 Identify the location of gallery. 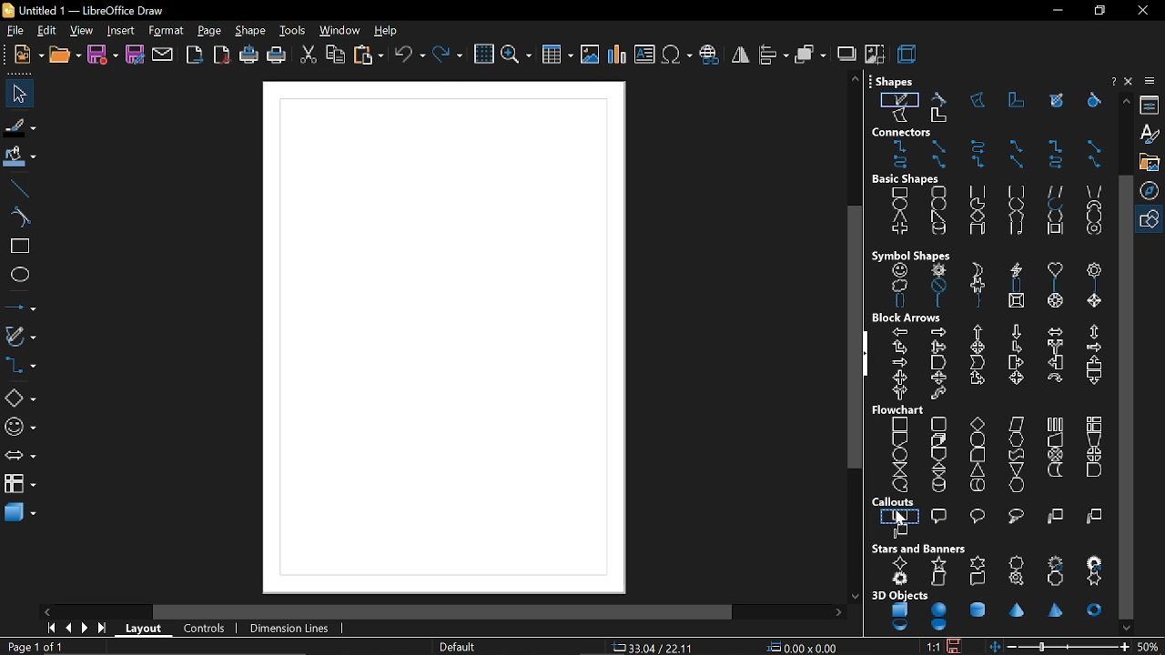
(1151, 162).